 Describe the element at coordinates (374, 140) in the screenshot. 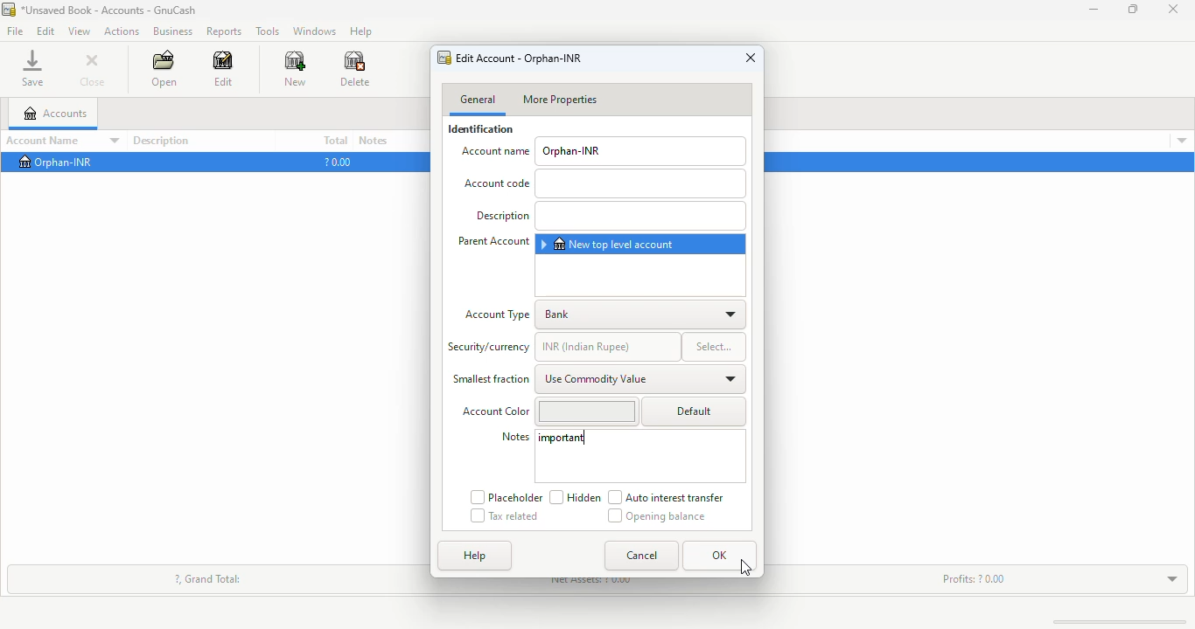

I see `notes` at that location.